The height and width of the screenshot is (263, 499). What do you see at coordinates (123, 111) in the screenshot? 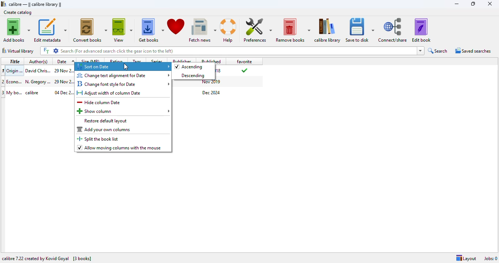
I see `show column` at bounding box center [123, 111].